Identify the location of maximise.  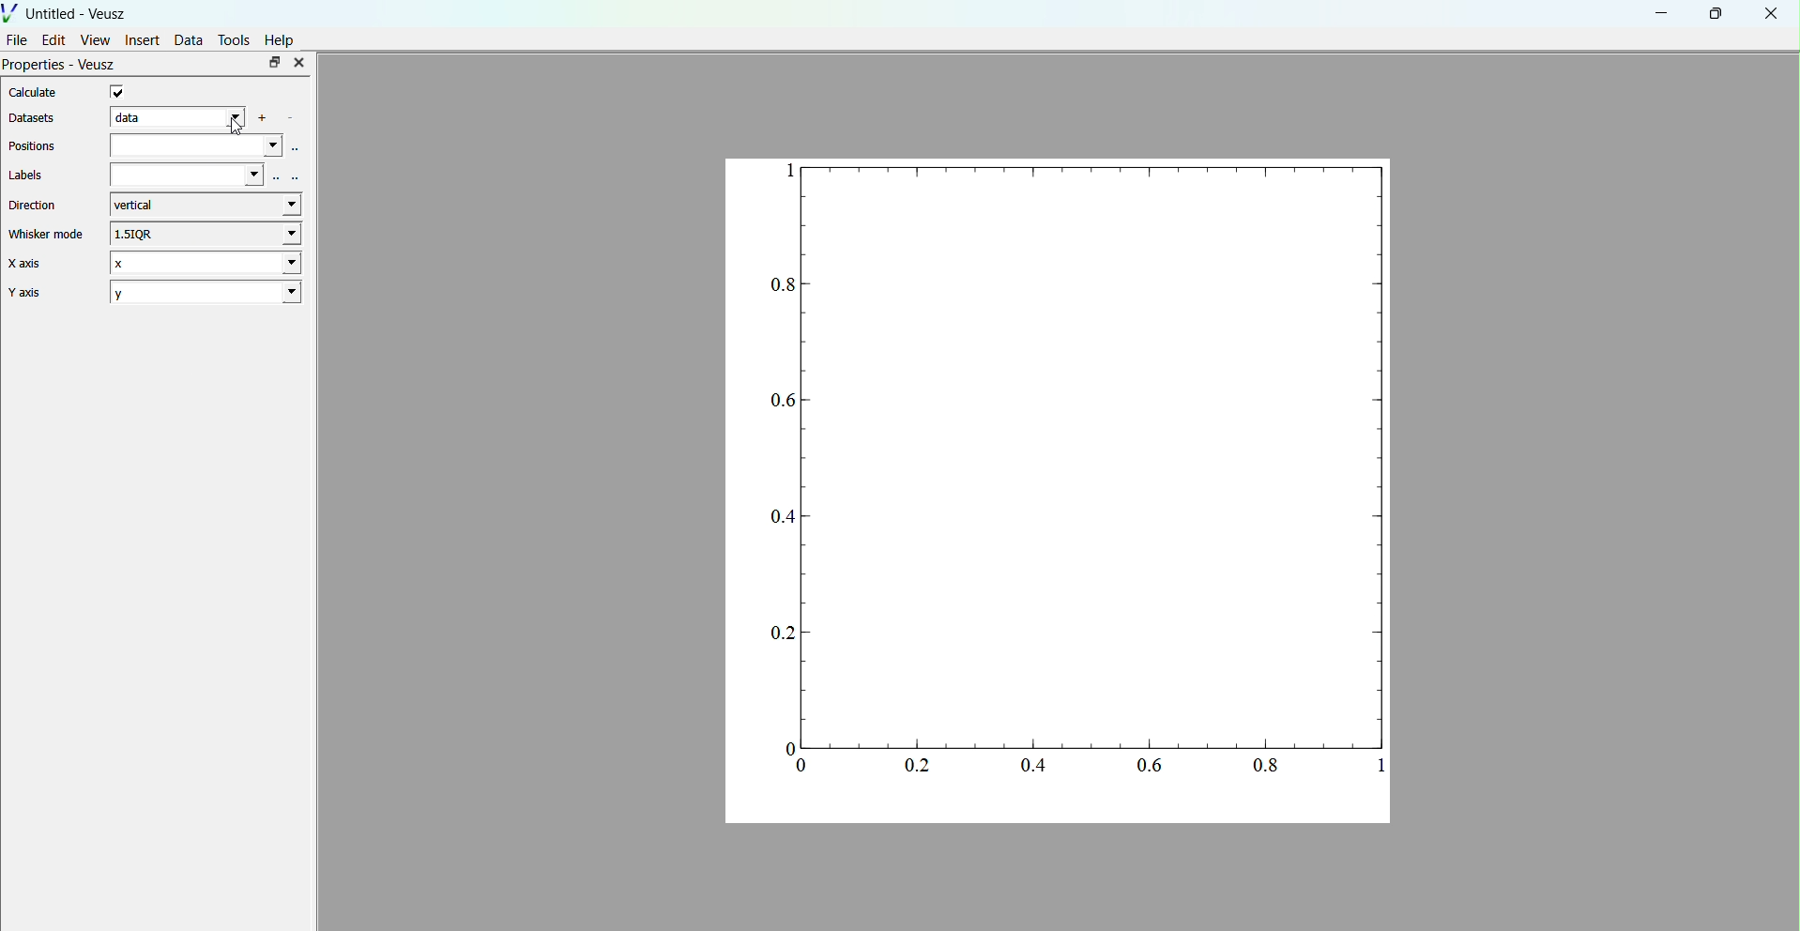
(1712, 13).